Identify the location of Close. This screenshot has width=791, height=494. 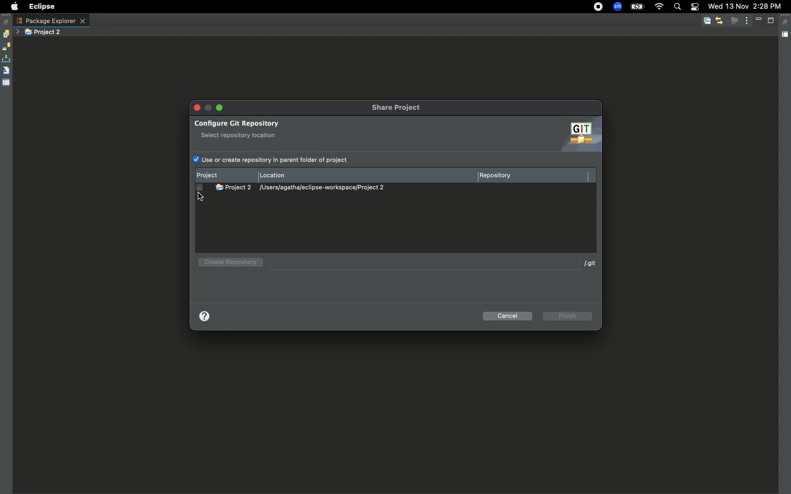
(198, 108).